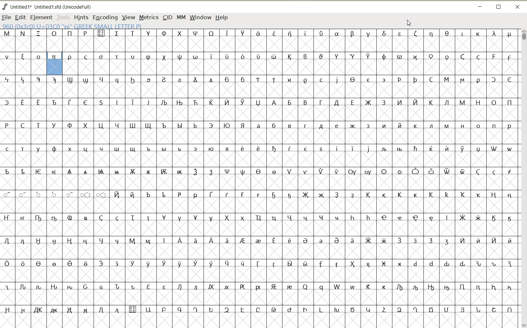  I want to click on cursor, so click(409, 23).